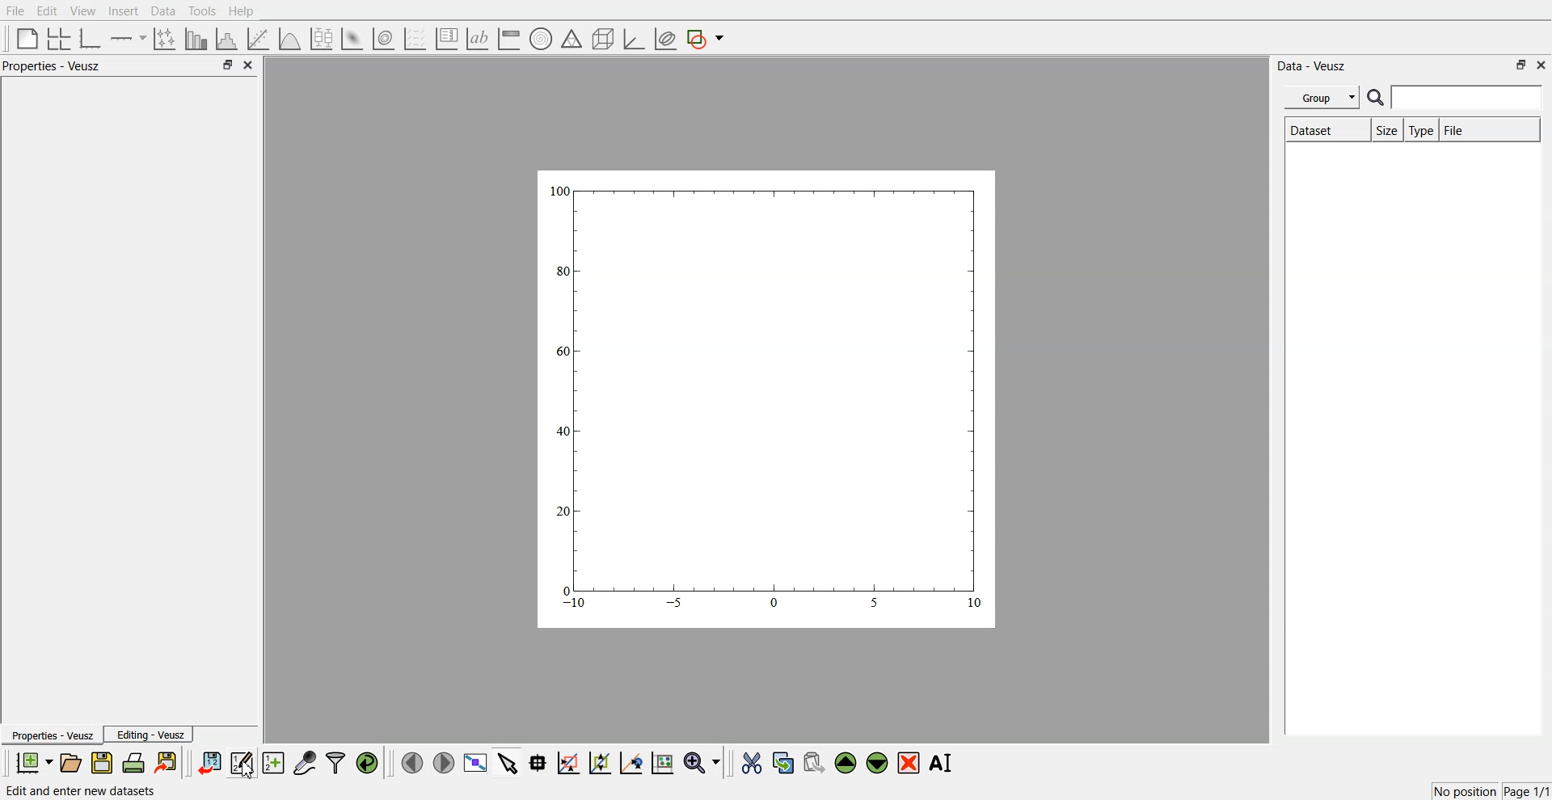  What do you see at coordinates (1468, 130) in the screenshot?
I see `File` at bounding box center [1468, 130].